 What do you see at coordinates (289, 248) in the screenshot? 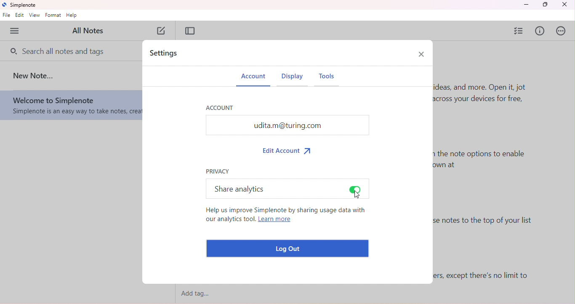
I see `log out` at bounding box center [289, 248].